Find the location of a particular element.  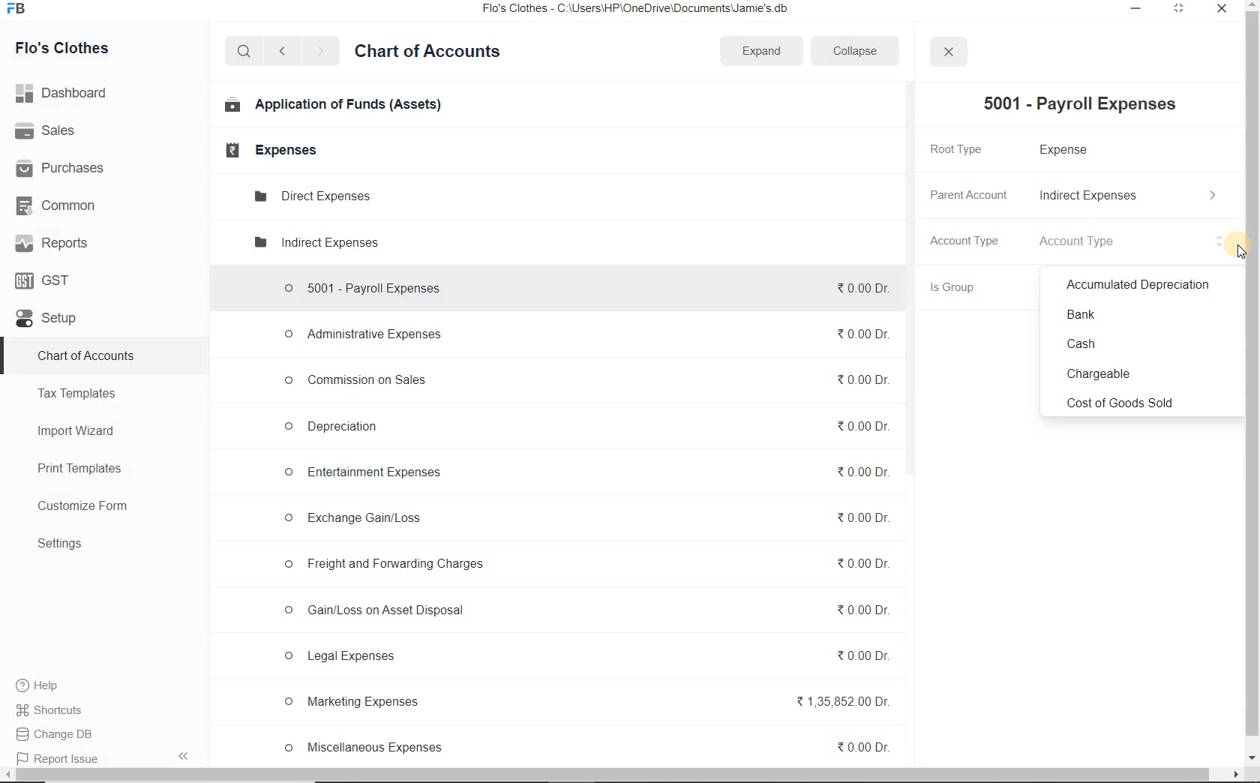

move up is located at coordinates (1252, 5).